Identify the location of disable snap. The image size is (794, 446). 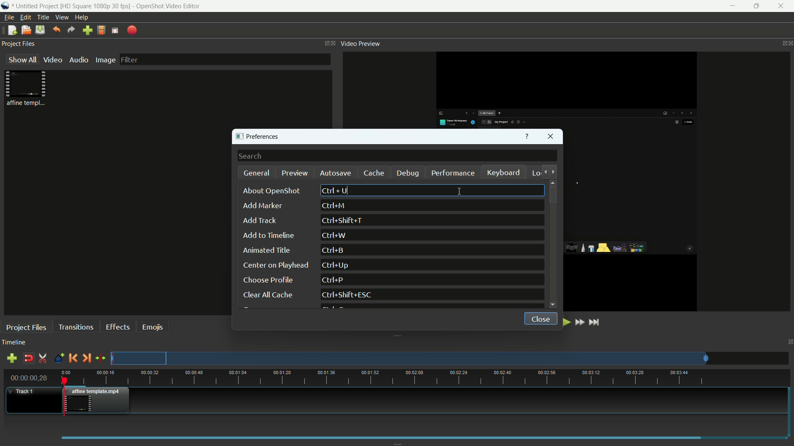
(28, 358).